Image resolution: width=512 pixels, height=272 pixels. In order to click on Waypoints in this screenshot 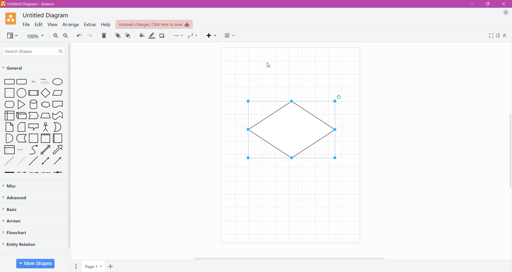, I will do `click(193, 36)`.